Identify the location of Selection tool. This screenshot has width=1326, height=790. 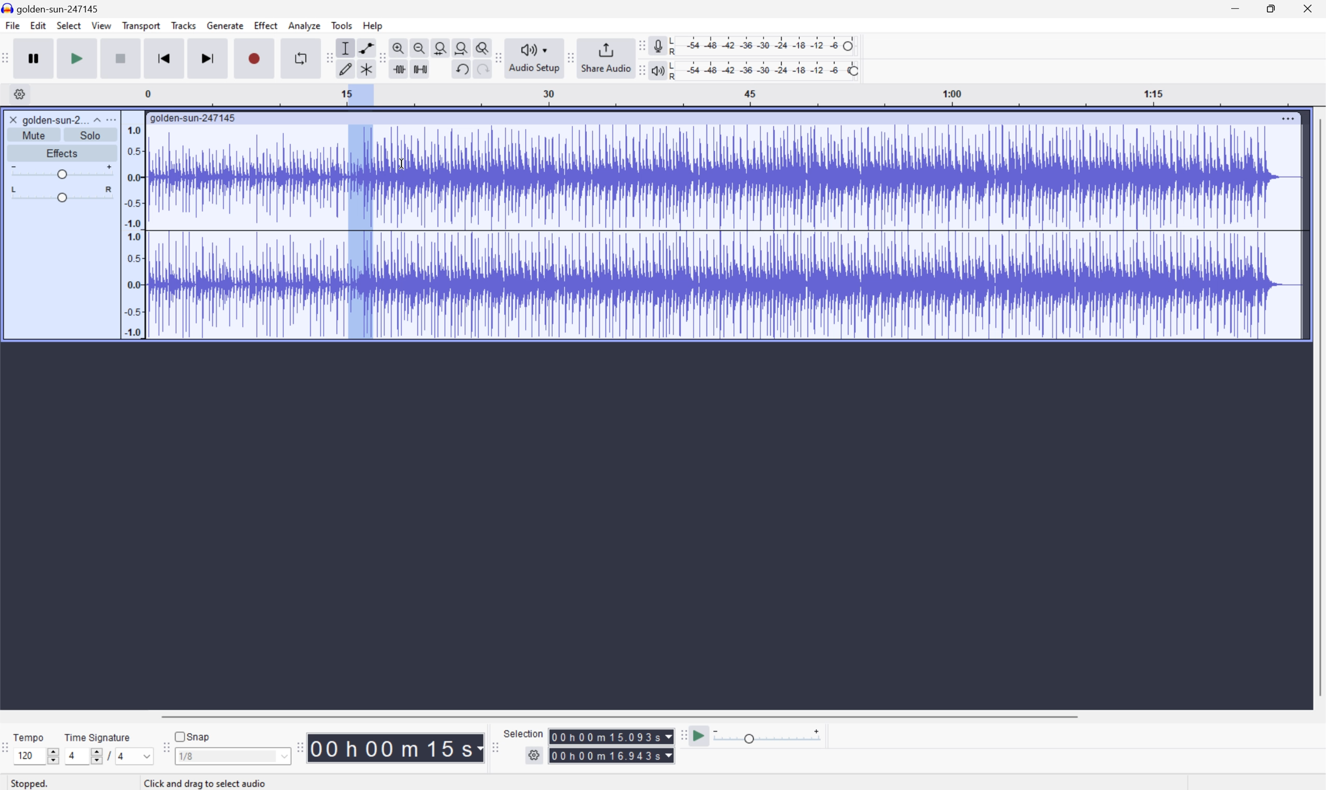
(344, 48).